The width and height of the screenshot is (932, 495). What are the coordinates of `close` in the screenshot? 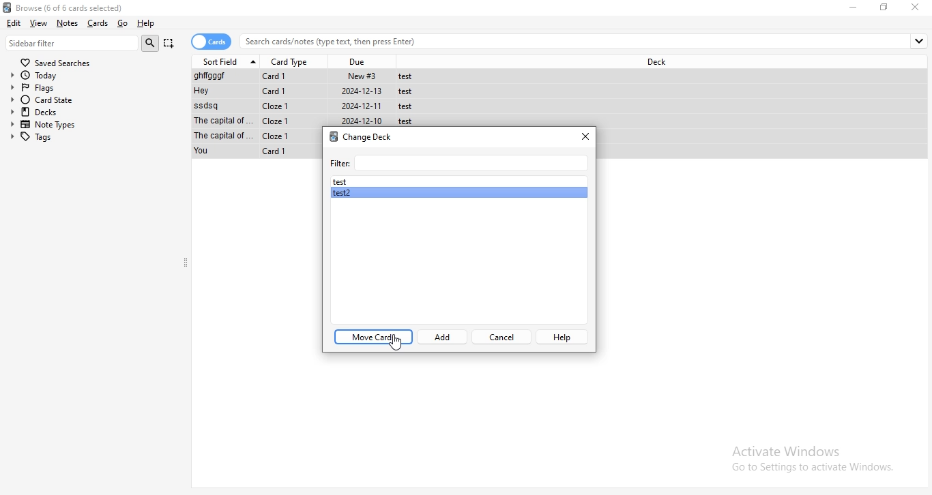 It's located at (916, 7).